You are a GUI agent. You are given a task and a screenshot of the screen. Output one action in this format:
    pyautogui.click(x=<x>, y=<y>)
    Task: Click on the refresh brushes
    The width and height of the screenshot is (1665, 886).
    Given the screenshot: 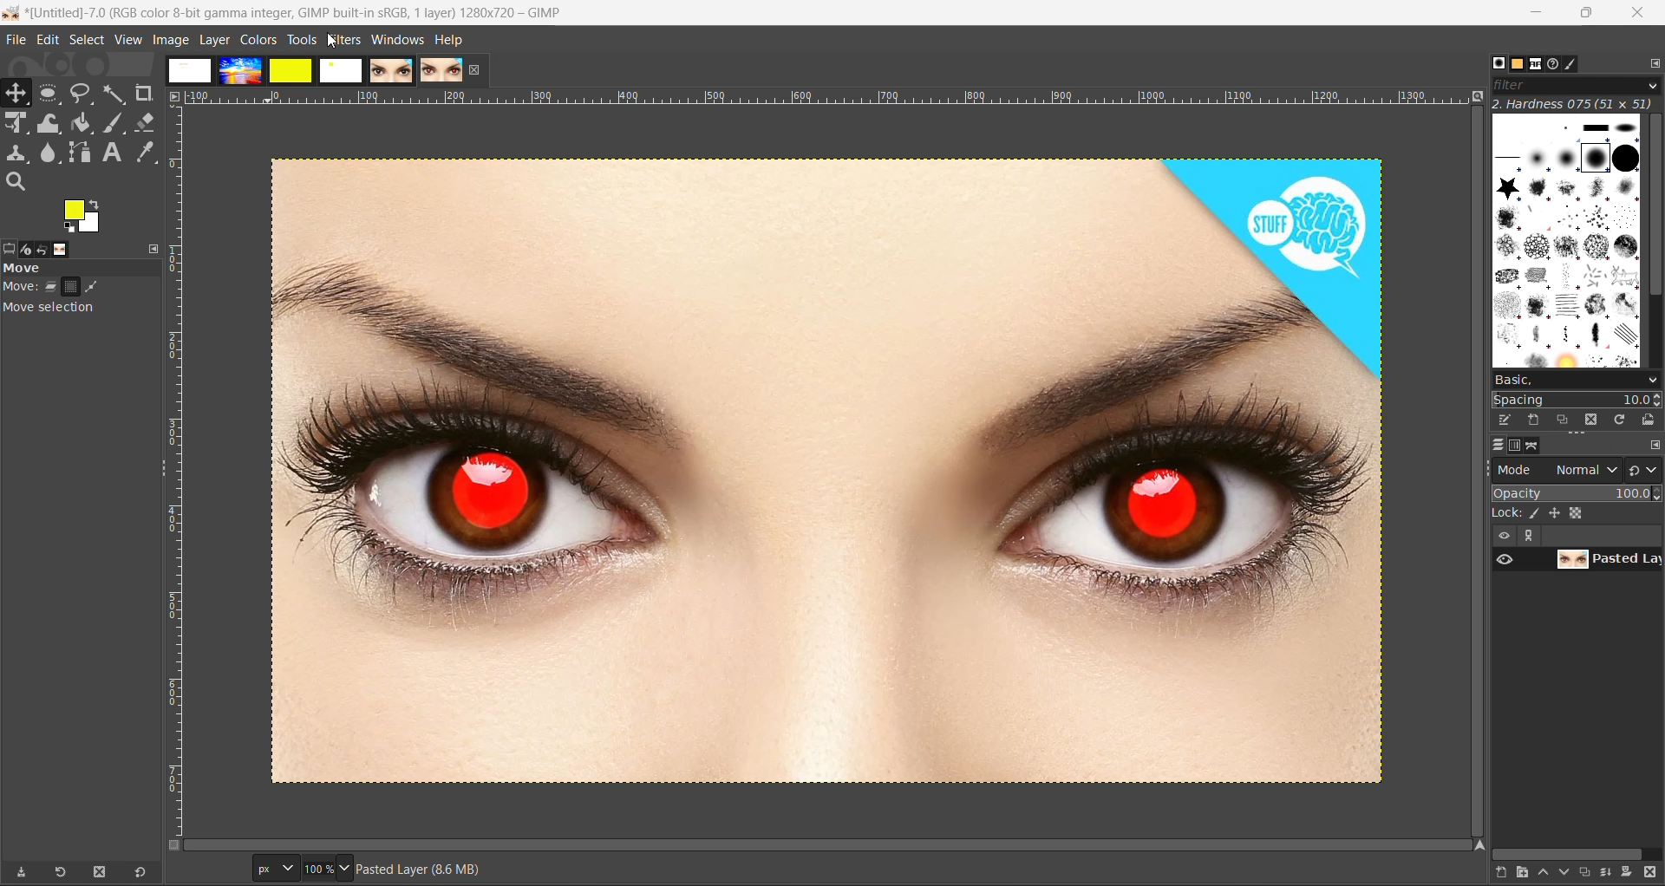 What is the action you would take?
    pyautogui.click(x=1619, y=421)
    